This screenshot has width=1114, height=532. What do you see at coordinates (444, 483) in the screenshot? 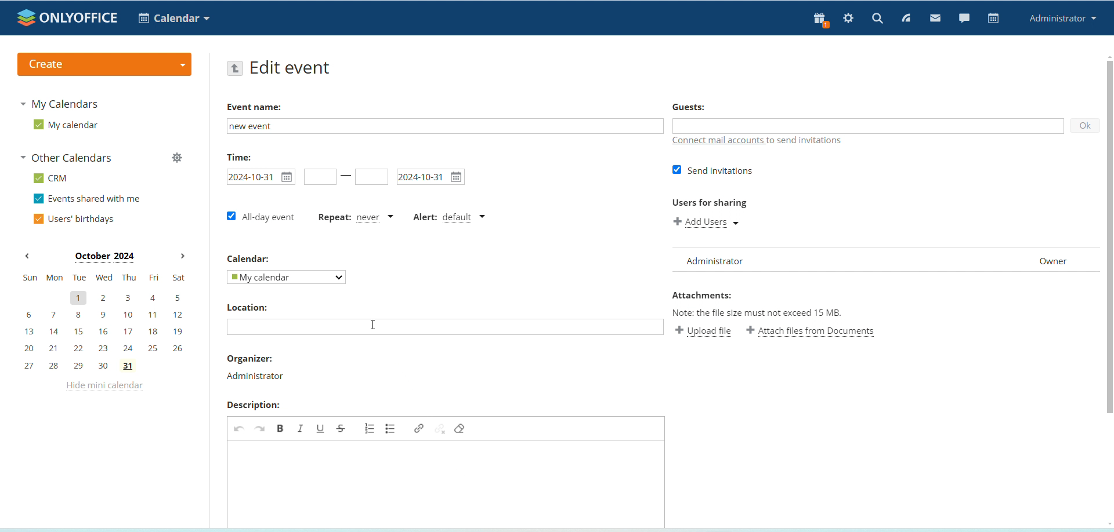
I see `edit event description` at bounding box center [444, 483].